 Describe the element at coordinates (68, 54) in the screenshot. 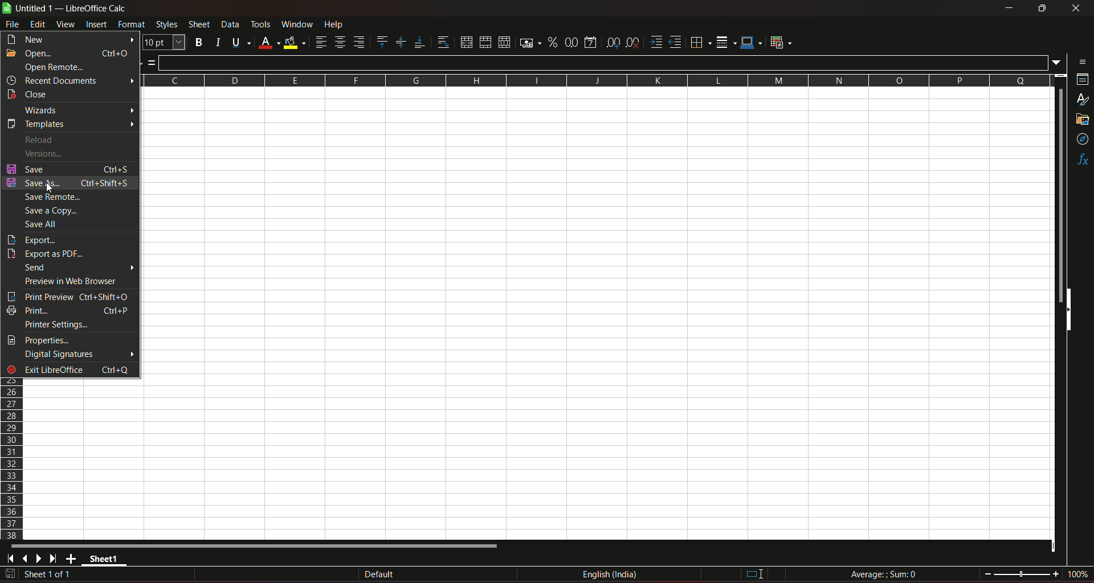

I see `open` at that location.